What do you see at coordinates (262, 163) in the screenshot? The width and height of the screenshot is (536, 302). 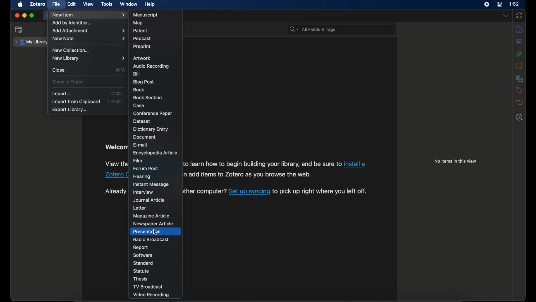 I see `to learn how to begin building your library, and be sure to` at bounding box center [262, 163].